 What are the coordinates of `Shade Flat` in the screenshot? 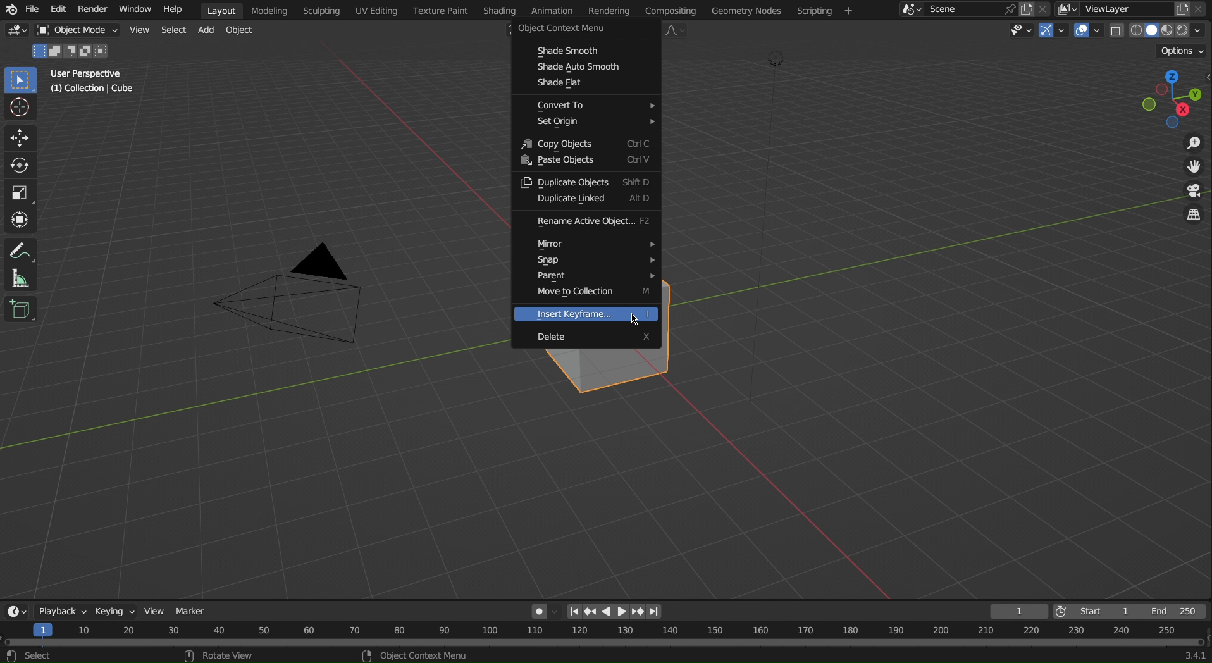 It's located at (586, 85).